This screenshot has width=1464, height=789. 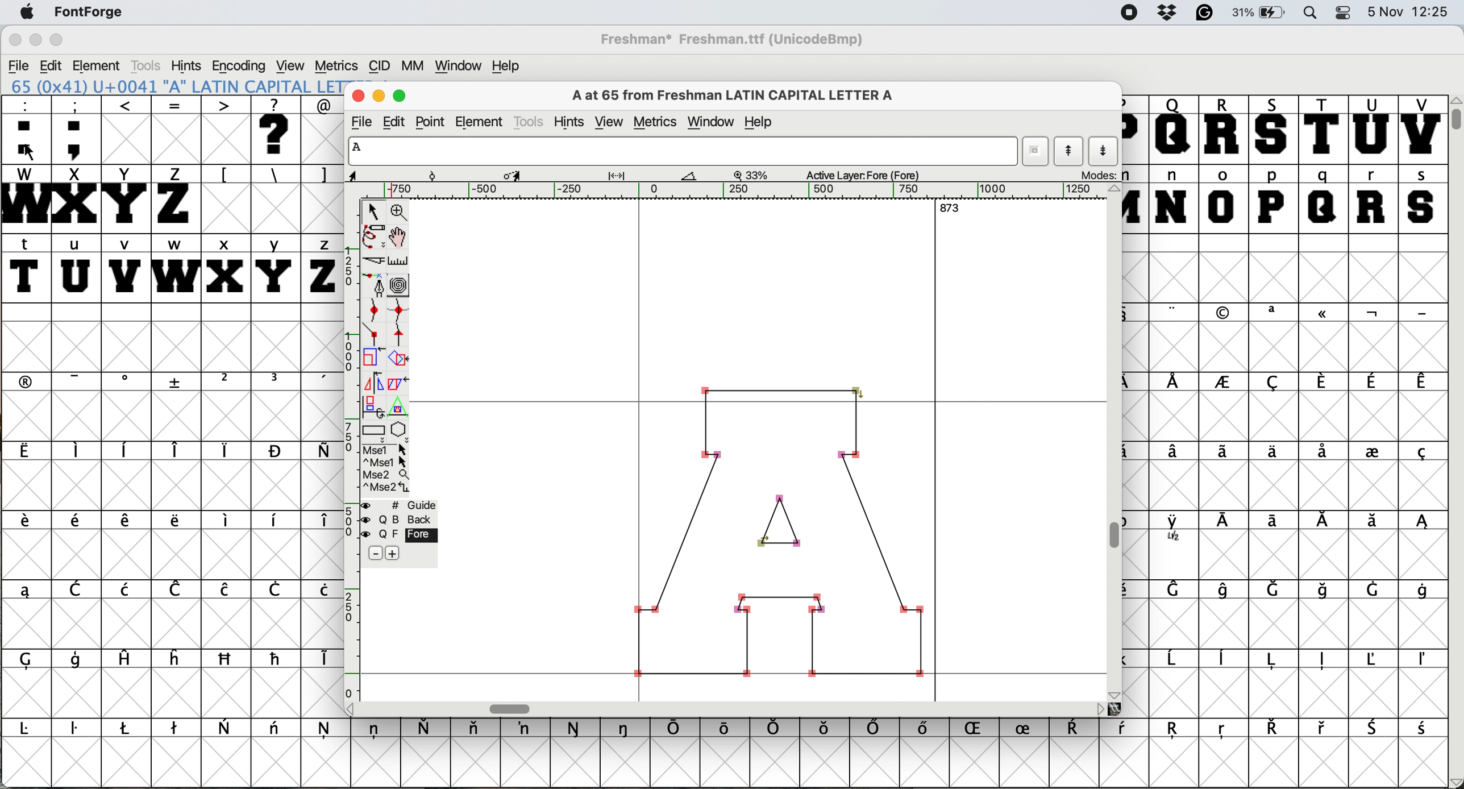 What do you see at coordinates (569, 121) in the screenshot?
I see `hints` at bounding box center [569, 121].